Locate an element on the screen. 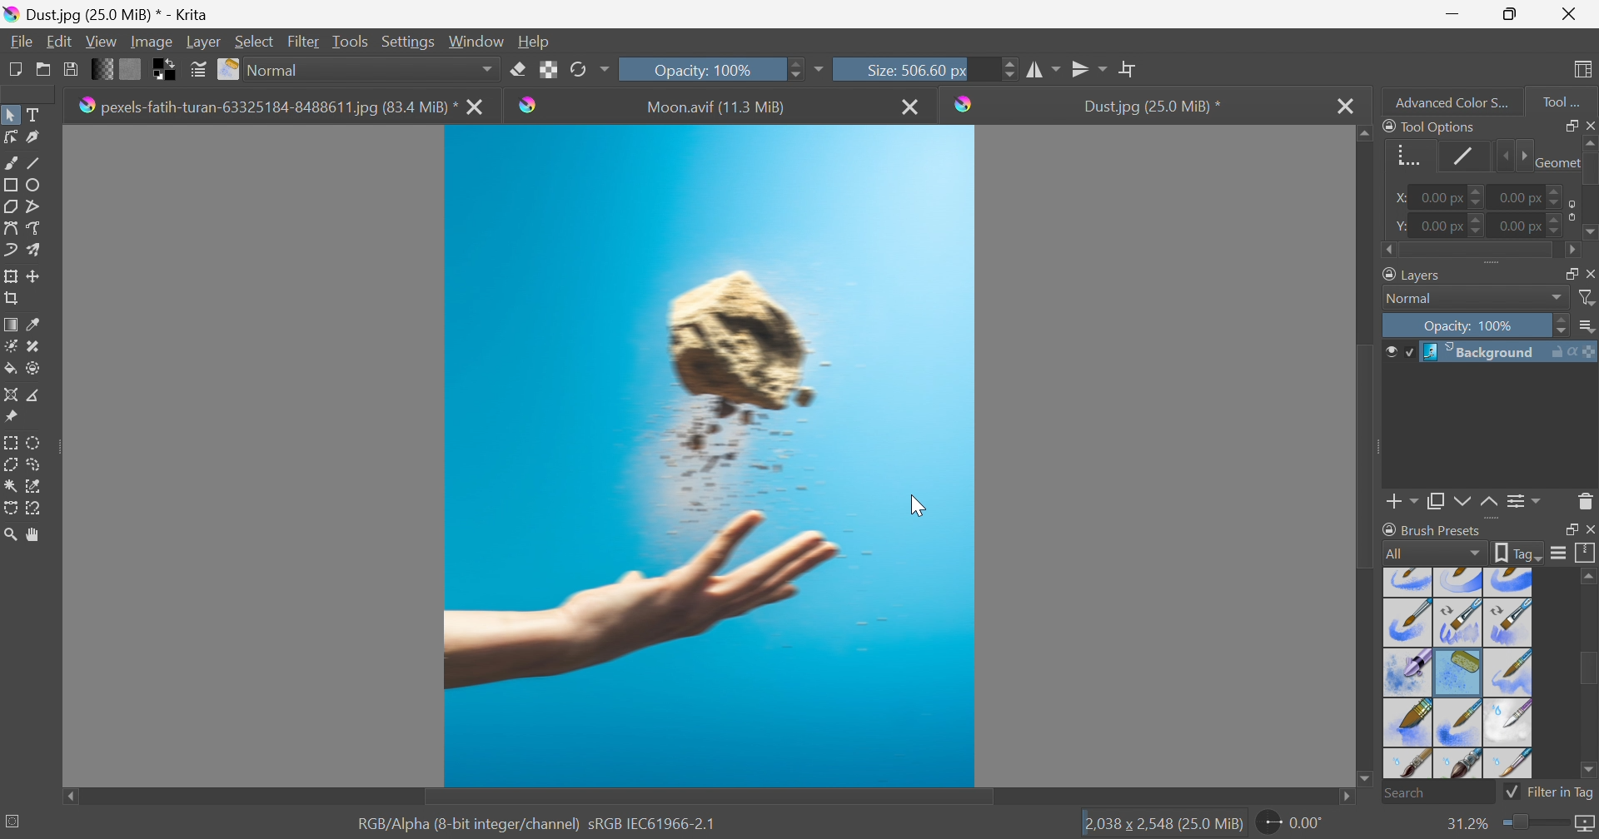  Dust.jpg (25.0 MB) is located at coordinates (1150, 107).